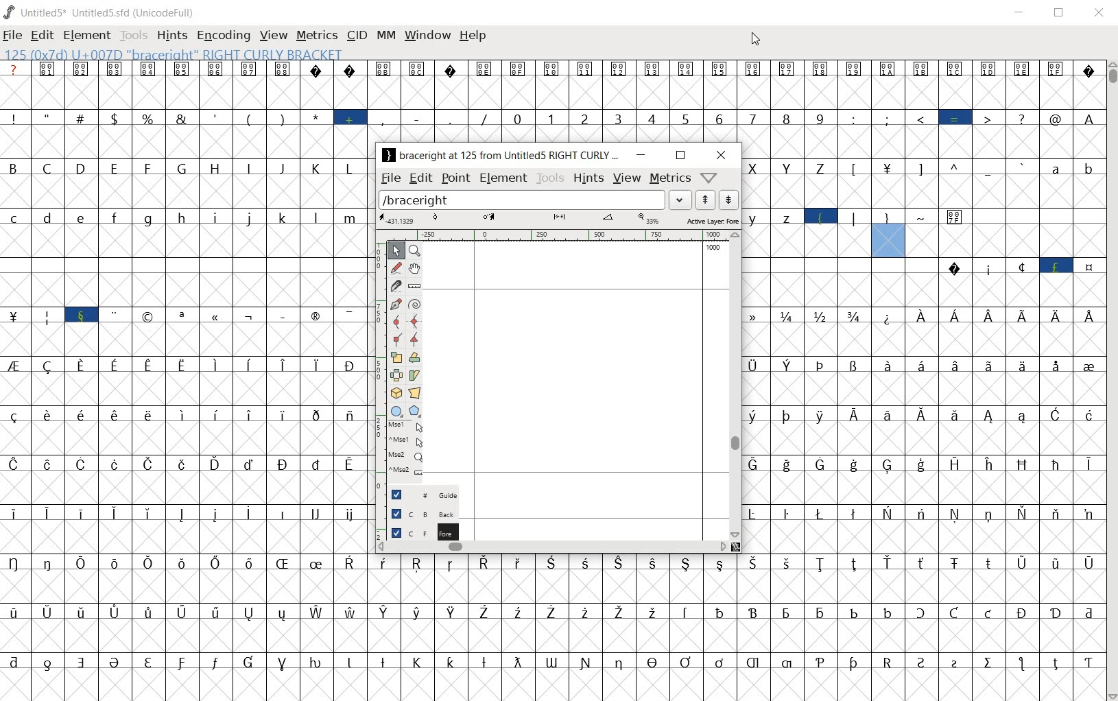 The width and height of the screenshot is (1118, 701). Describe the element at coordinates (412, 303) in the screenshot. I see `change whether spiro is active or not` at that location.